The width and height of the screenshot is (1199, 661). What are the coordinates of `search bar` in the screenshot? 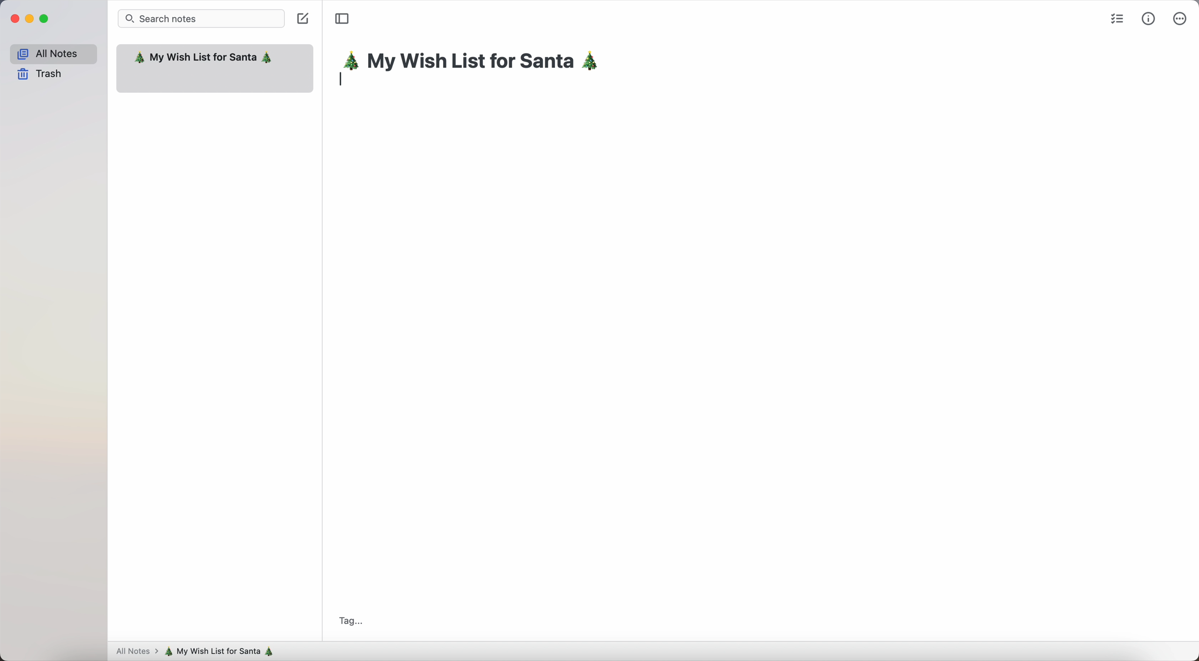 It's located at (202, 18).